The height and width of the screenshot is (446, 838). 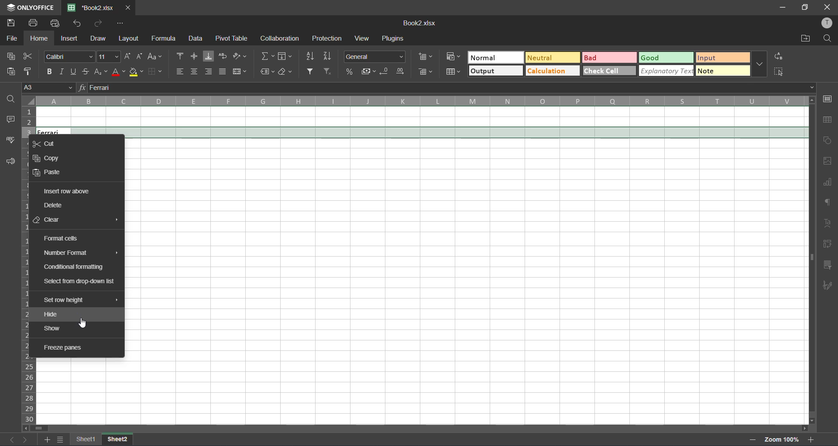 I want to click on clear filter, so click(x=329, y=71).